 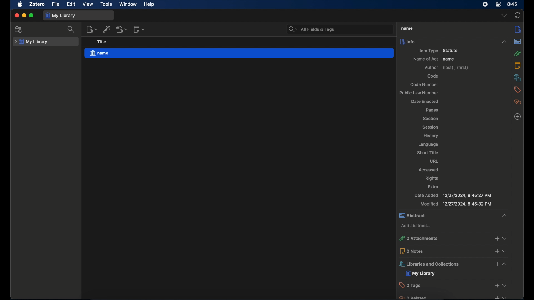 What do you see at coordinates (106, 4) in the screenshot?
I see `tools` at bounding box center [106, 4].